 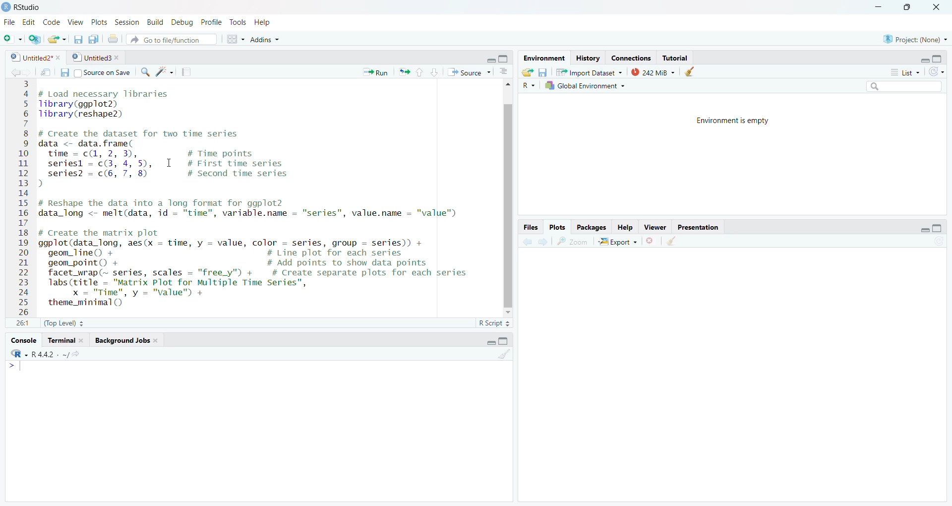 I want to click on Edit, so click(x=30, y=22).